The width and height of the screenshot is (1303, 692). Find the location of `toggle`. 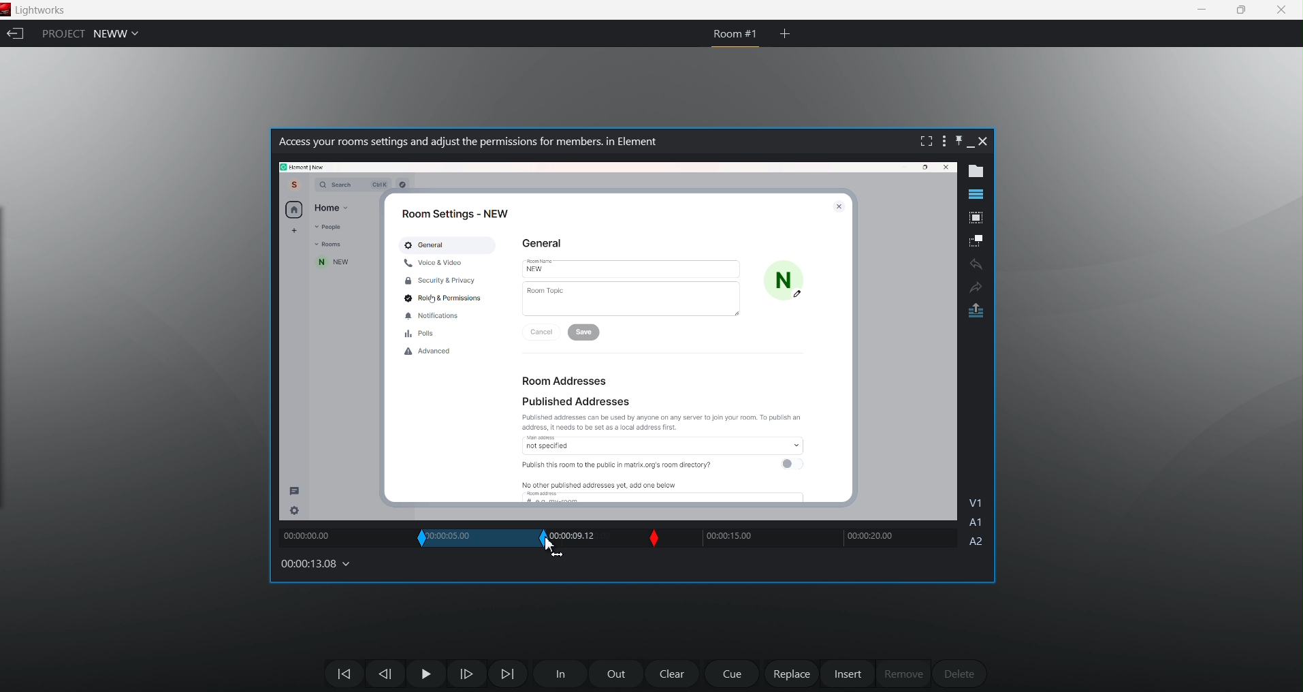

toggle is located at coordinates (793, 463).